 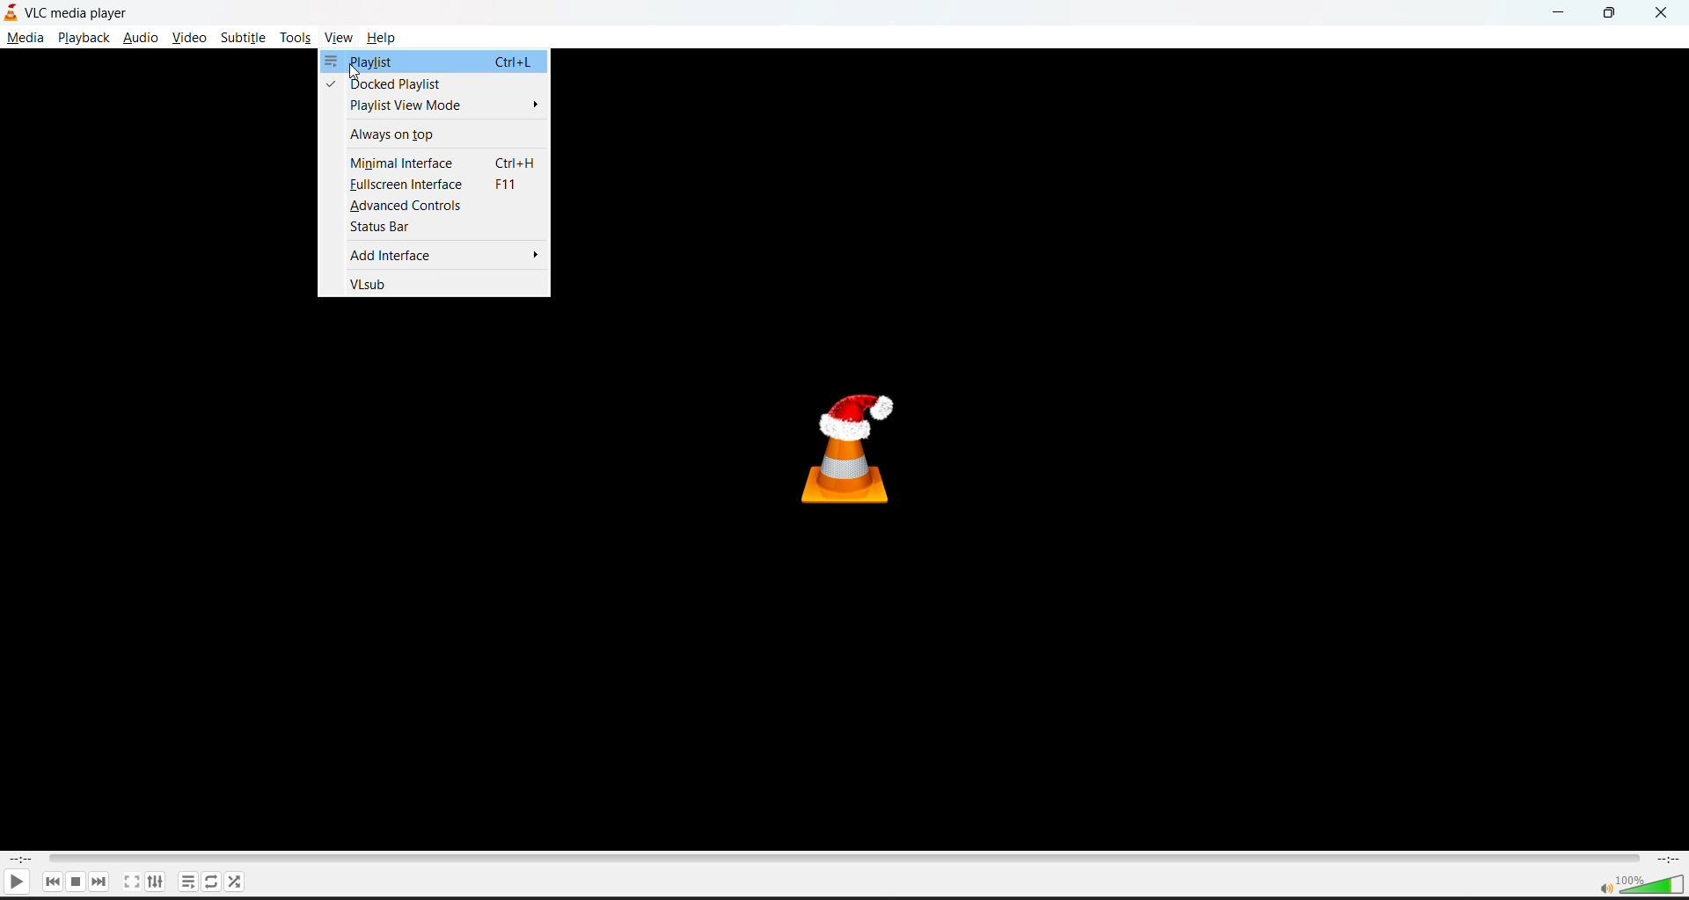 I want to click on vlsub, so click(x=435, y=282).